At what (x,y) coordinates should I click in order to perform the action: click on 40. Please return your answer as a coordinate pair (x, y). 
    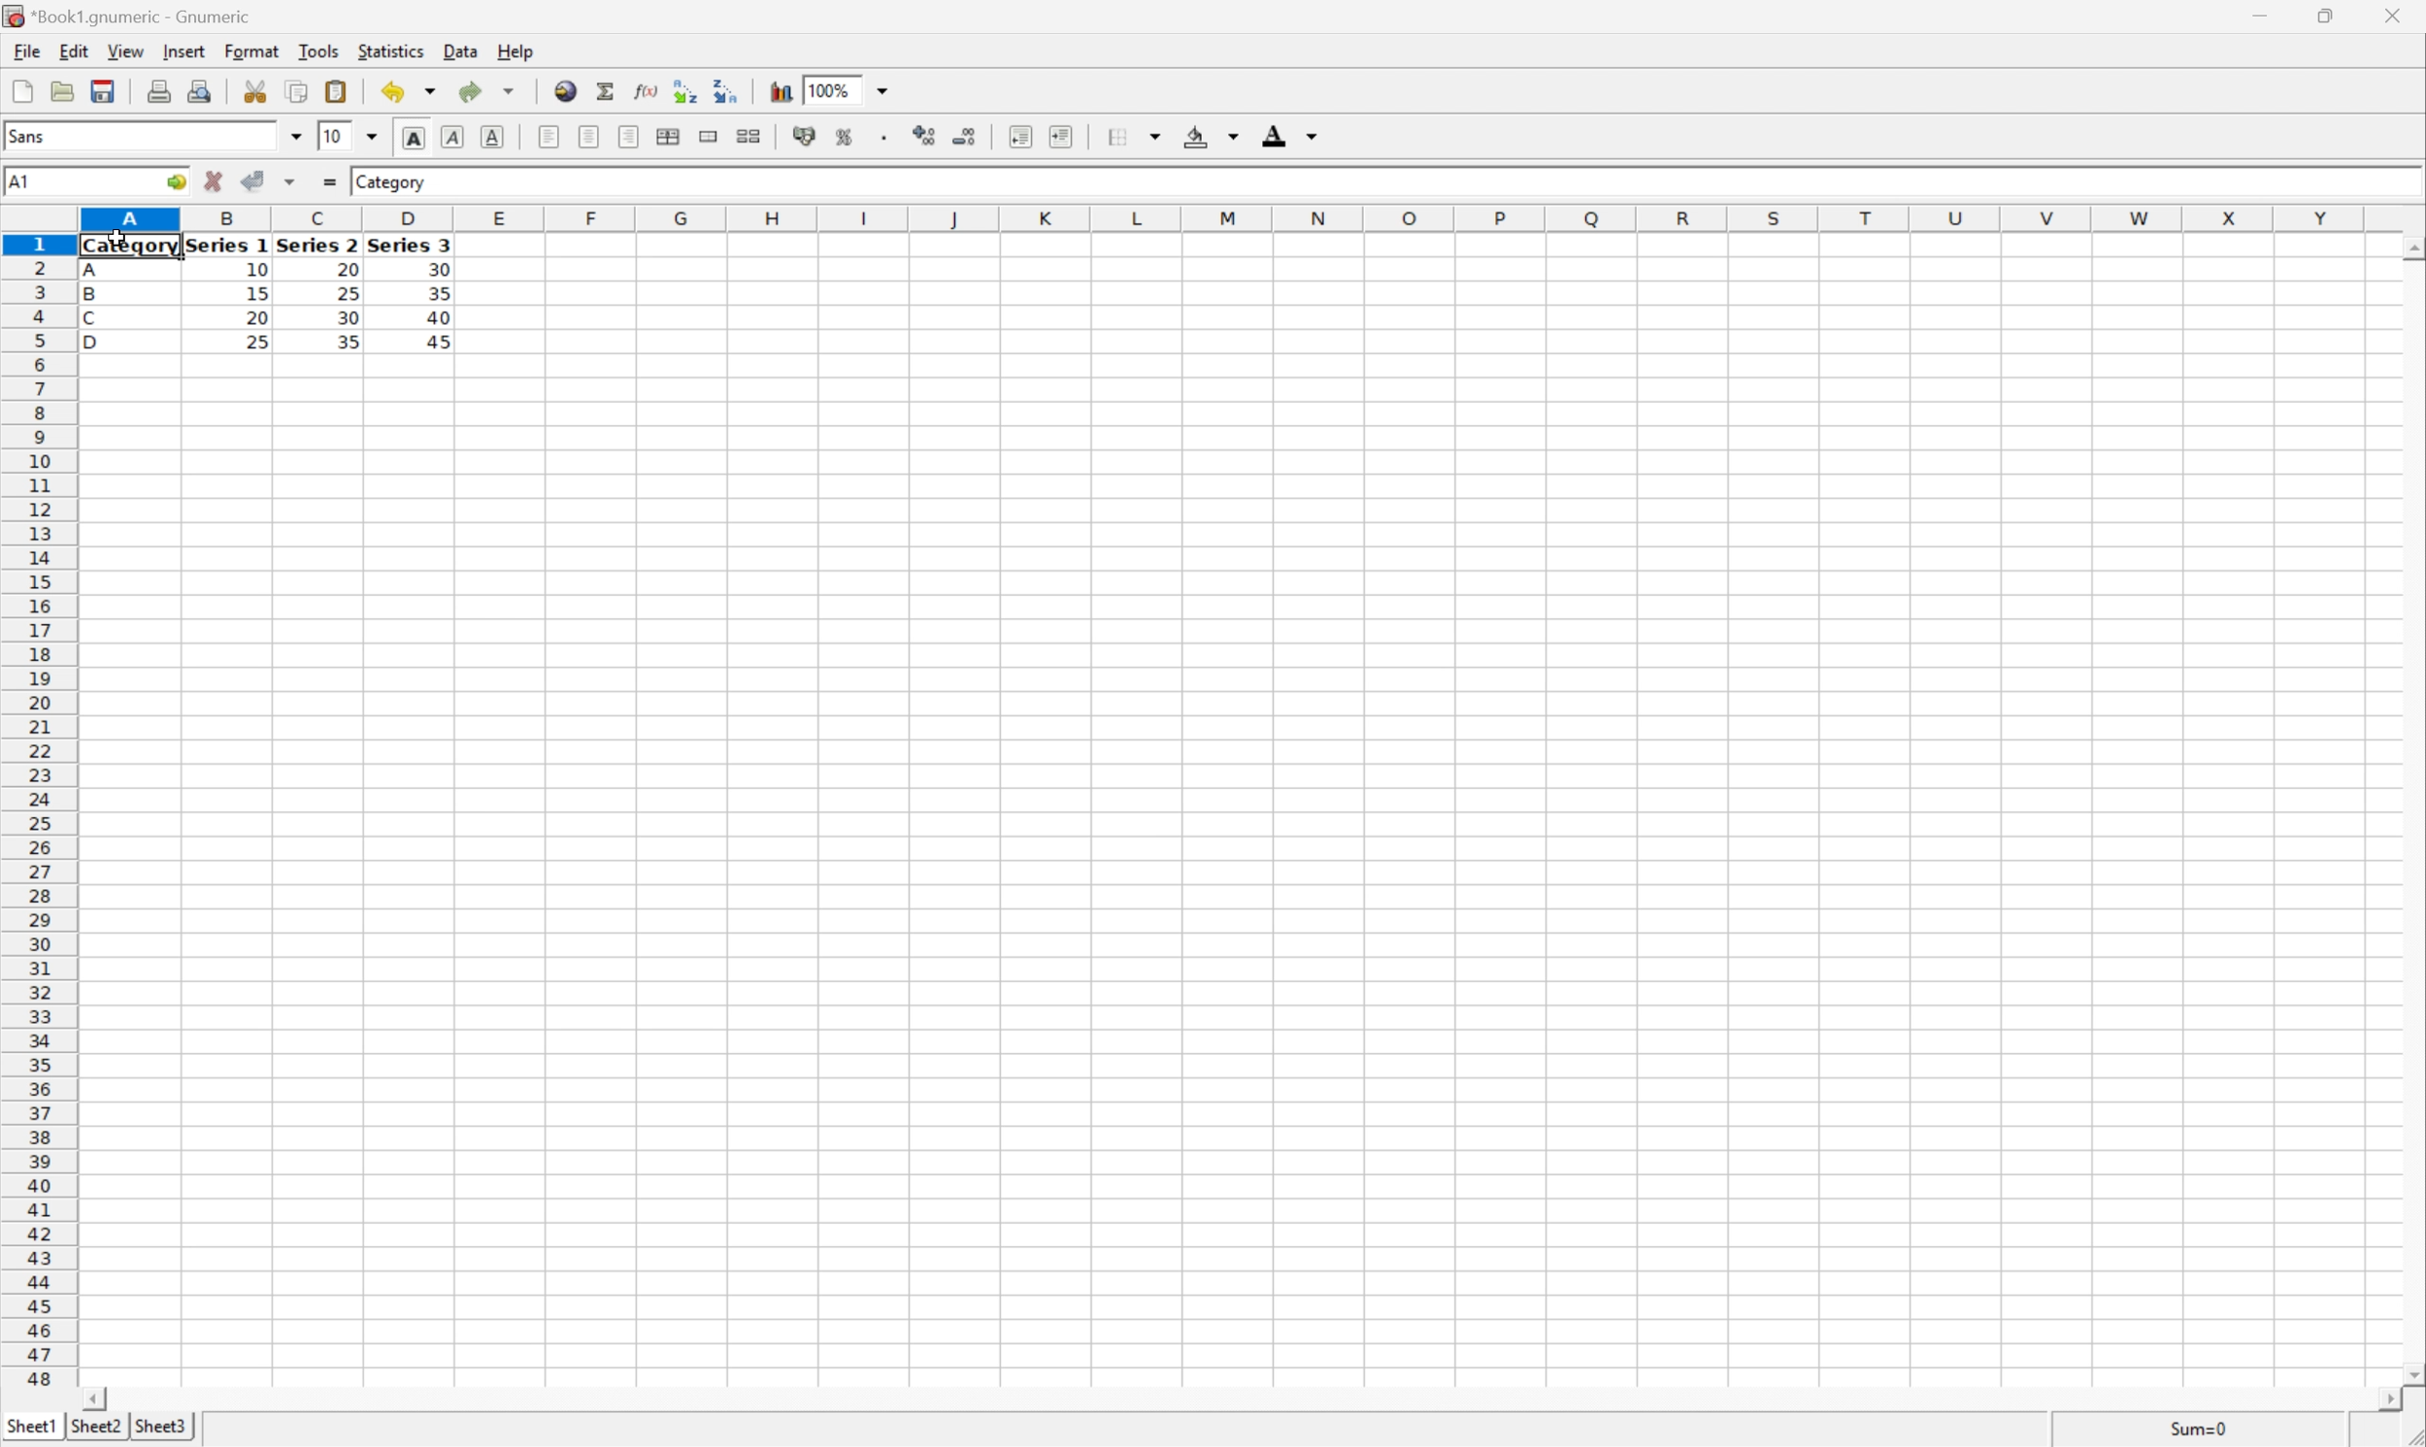
    Looking at the image, I should click on (440, 314).